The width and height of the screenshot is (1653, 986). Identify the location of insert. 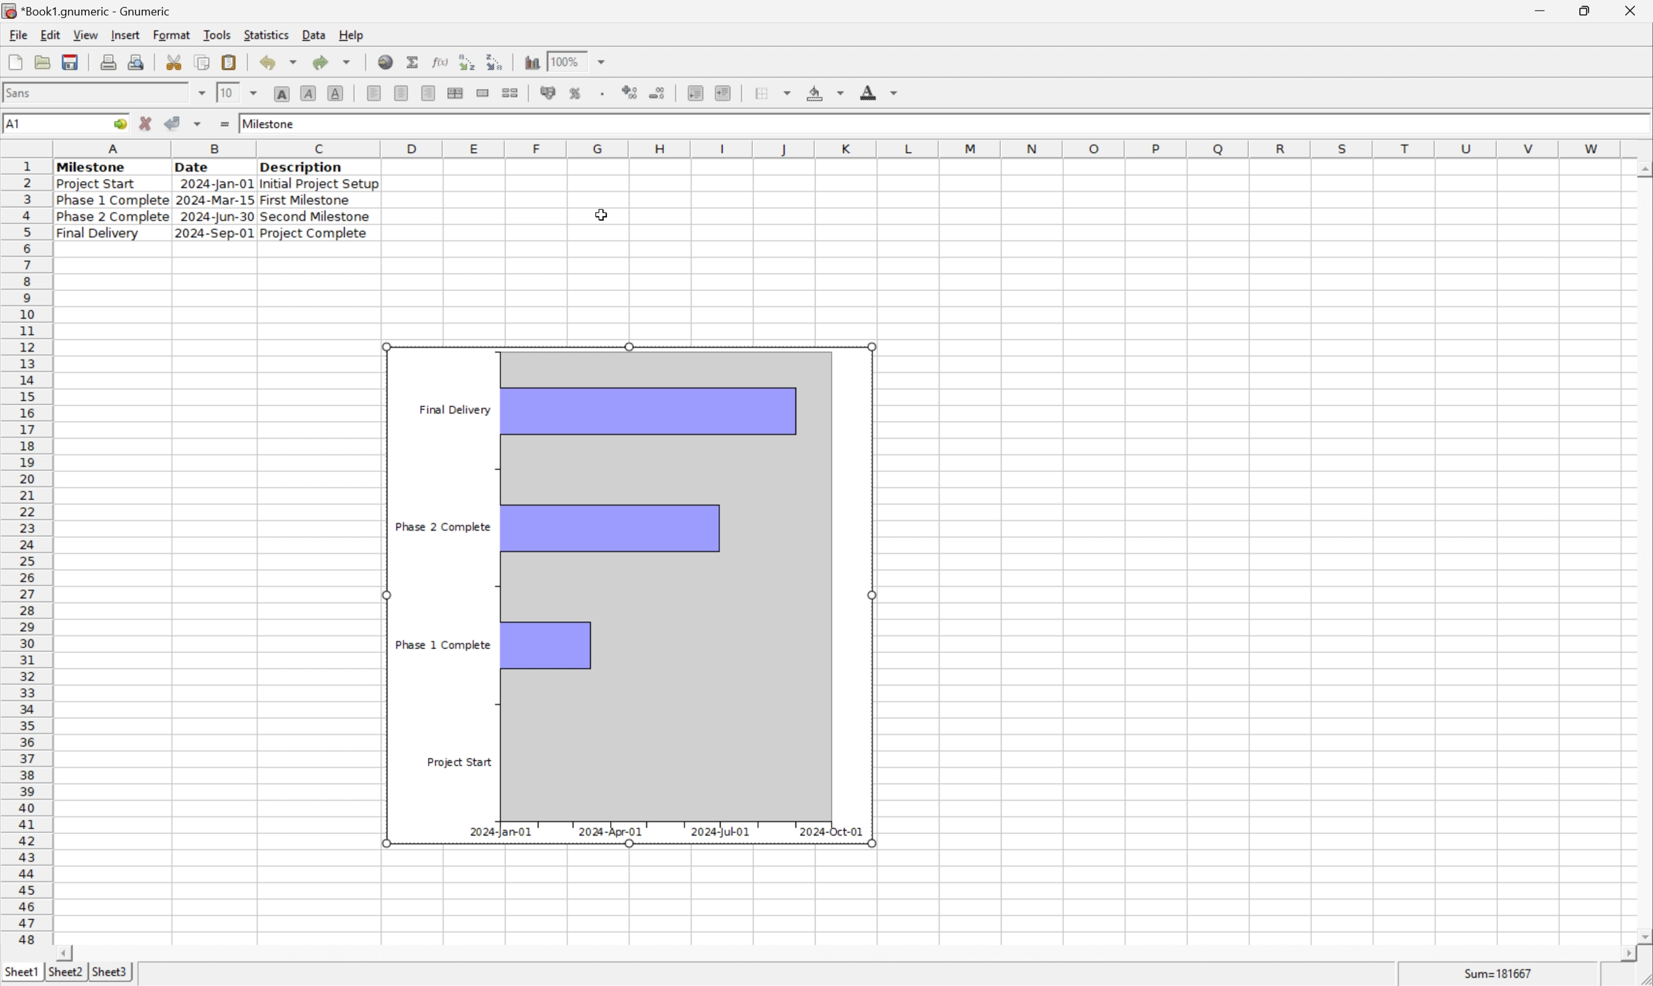
(125, 36).